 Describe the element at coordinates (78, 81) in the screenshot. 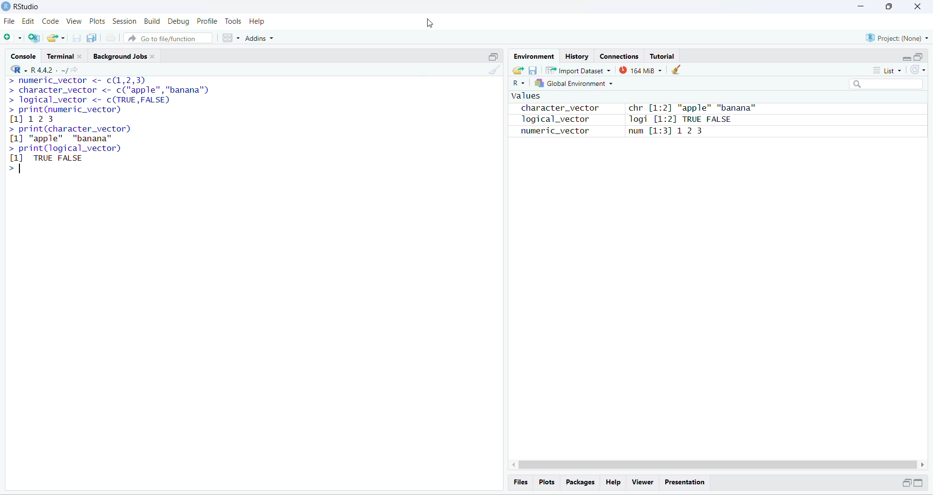

I see `numeric_vector <- c(1,2,3p` at that location.